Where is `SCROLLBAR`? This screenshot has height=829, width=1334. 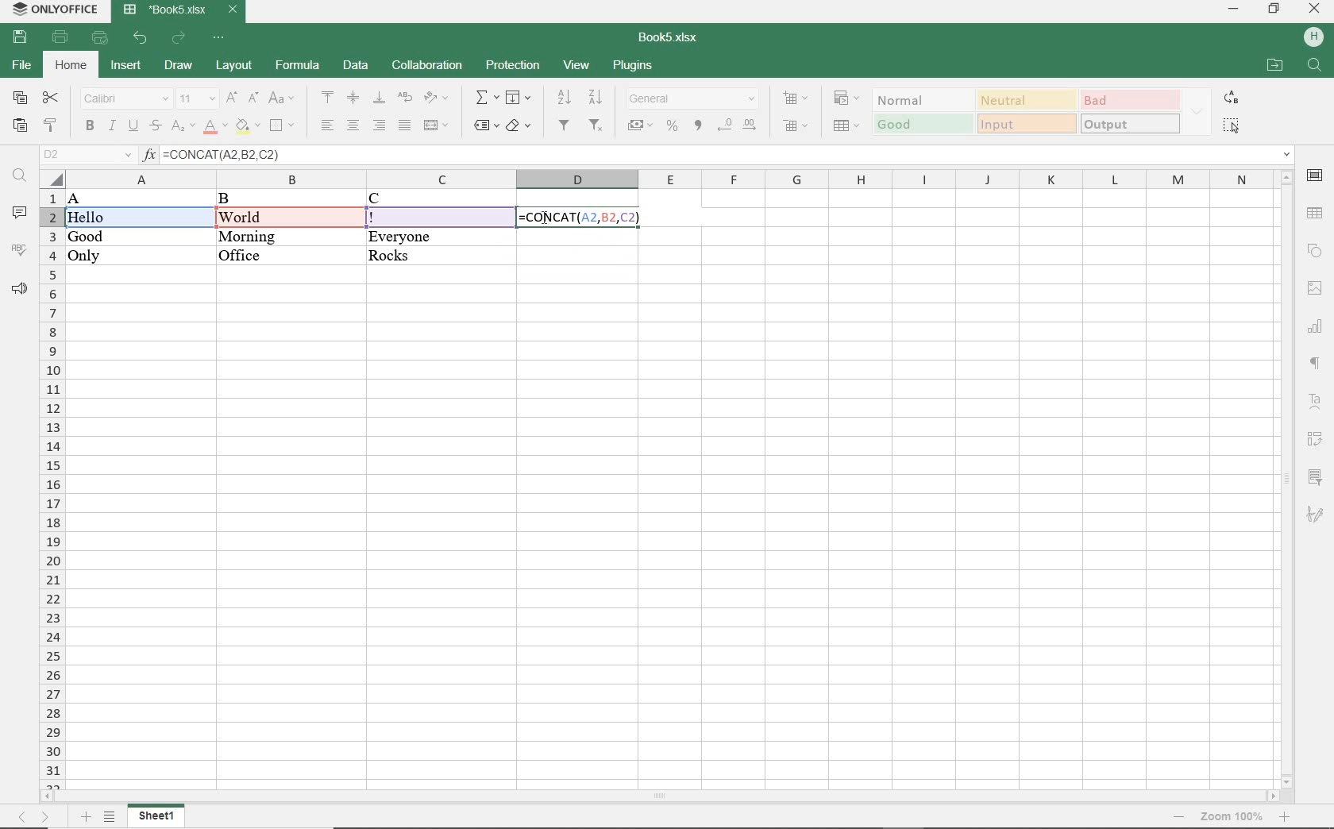 SCROLLBAR is located at coordinates (659, 794).